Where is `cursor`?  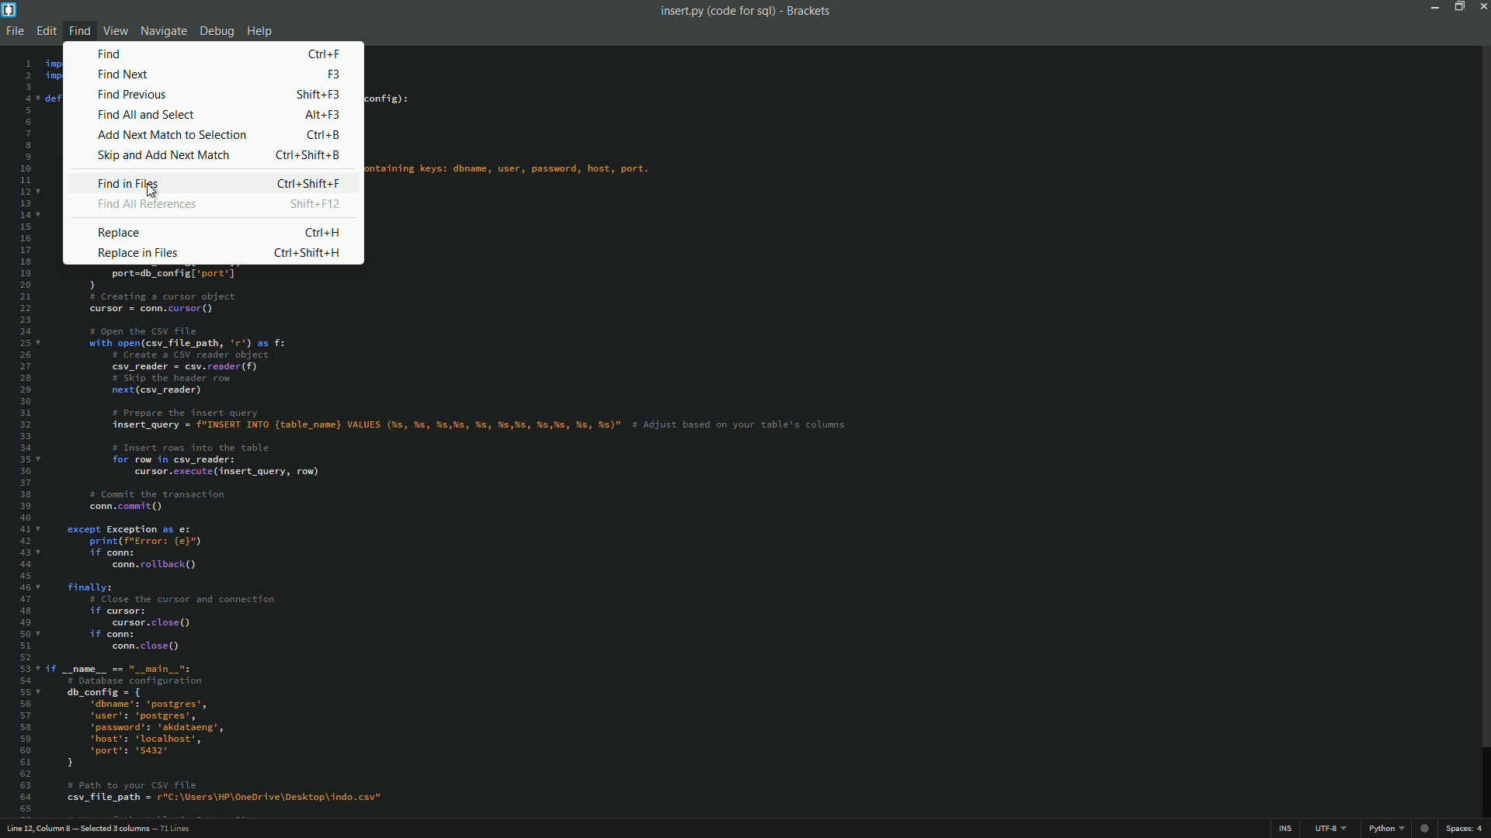 cursor is located at coordinates (152, 190).